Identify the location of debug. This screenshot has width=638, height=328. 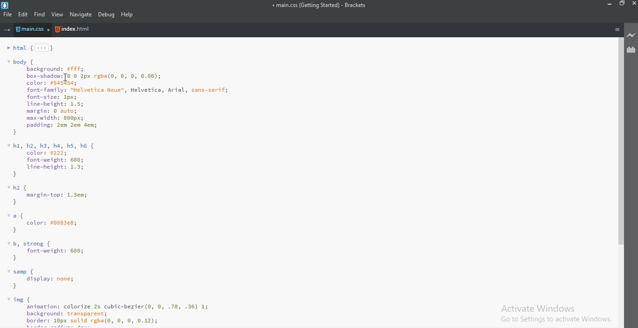
(106, 14).